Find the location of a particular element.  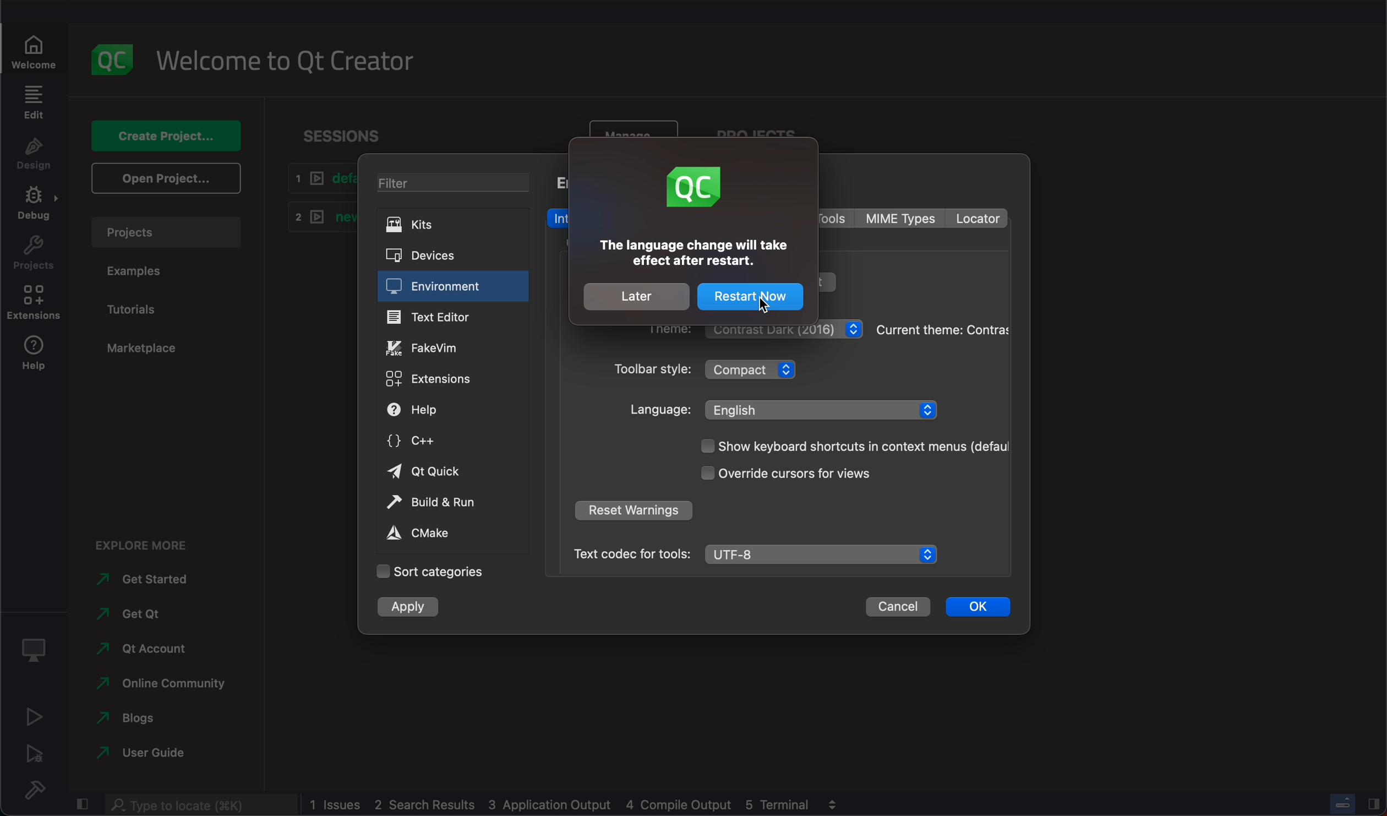

guide is located at coordinates (138, 753).